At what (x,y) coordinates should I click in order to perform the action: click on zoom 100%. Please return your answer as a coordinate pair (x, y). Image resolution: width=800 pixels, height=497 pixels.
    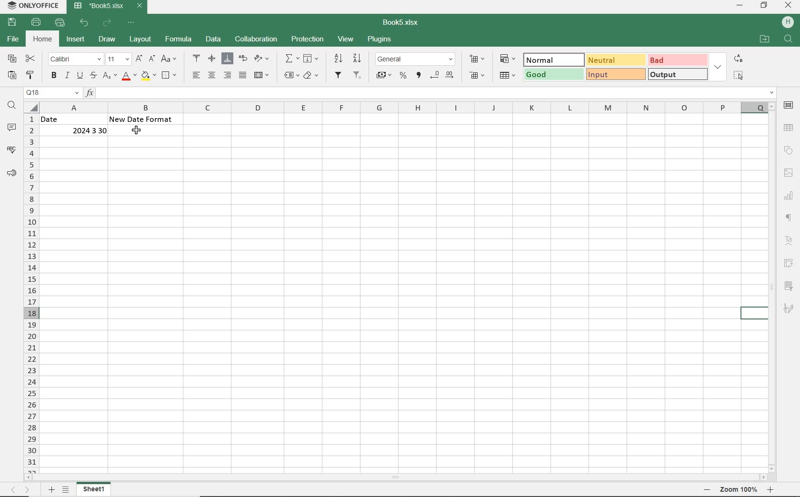
    Looking at the image, I should click on (739, 489).